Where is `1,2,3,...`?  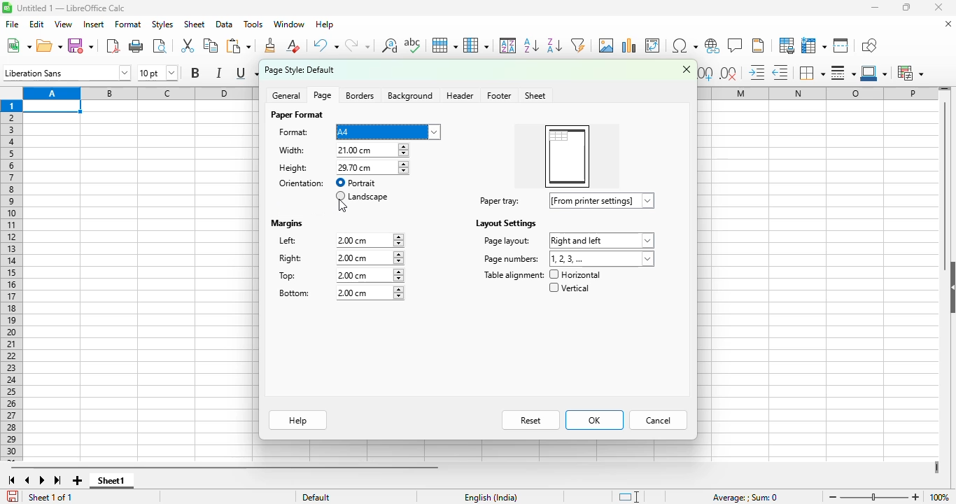 1,2,3,... is located at coordinates (603, 259).